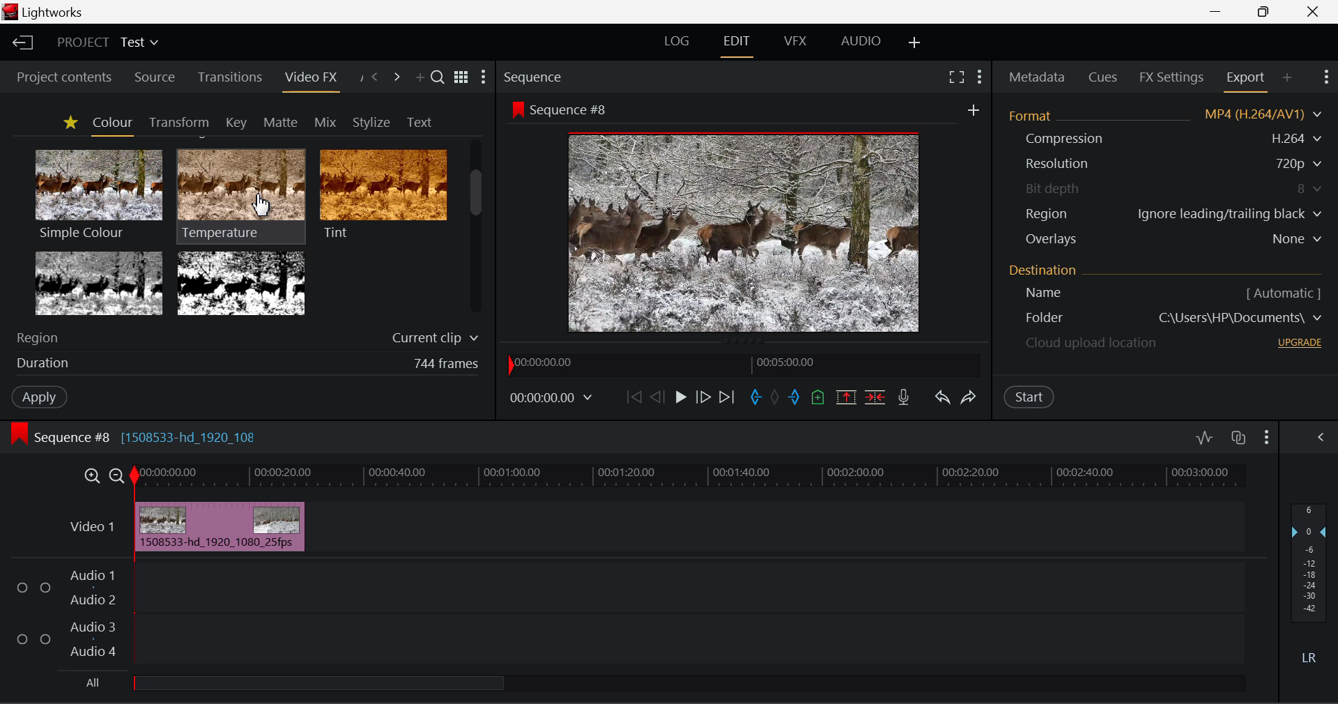 Image resolution: width=1338 pixels, height=704 pixels. What do you see at coordinates (1229, 214) in the screenshot?
I see `Ignore leading/trailing black ` at bounding box center [1229, 214].